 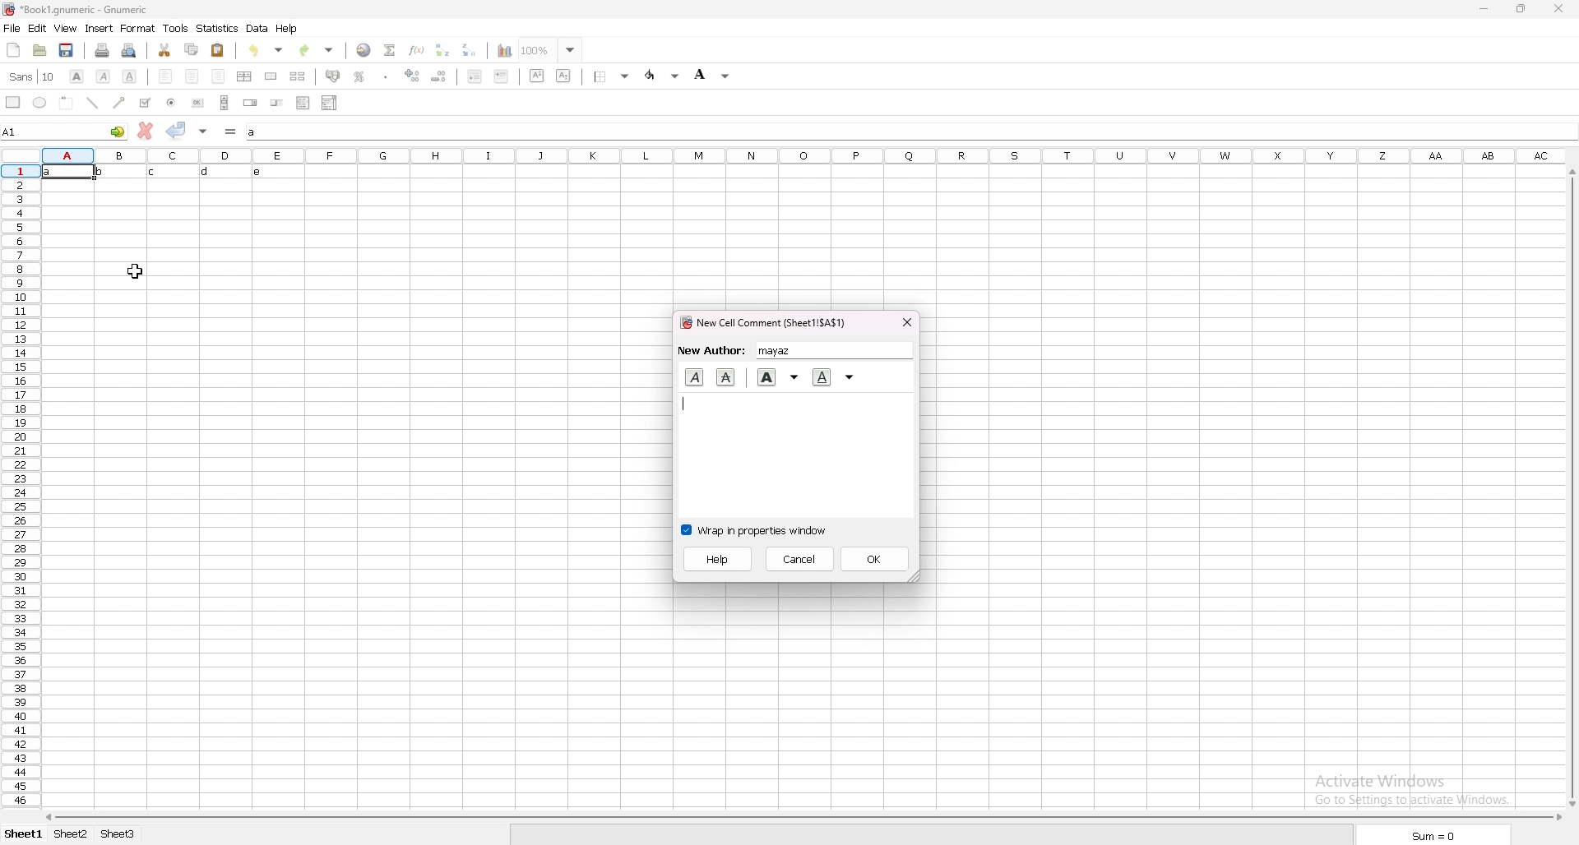 I want to click on file name, so click(x=76, y=9).